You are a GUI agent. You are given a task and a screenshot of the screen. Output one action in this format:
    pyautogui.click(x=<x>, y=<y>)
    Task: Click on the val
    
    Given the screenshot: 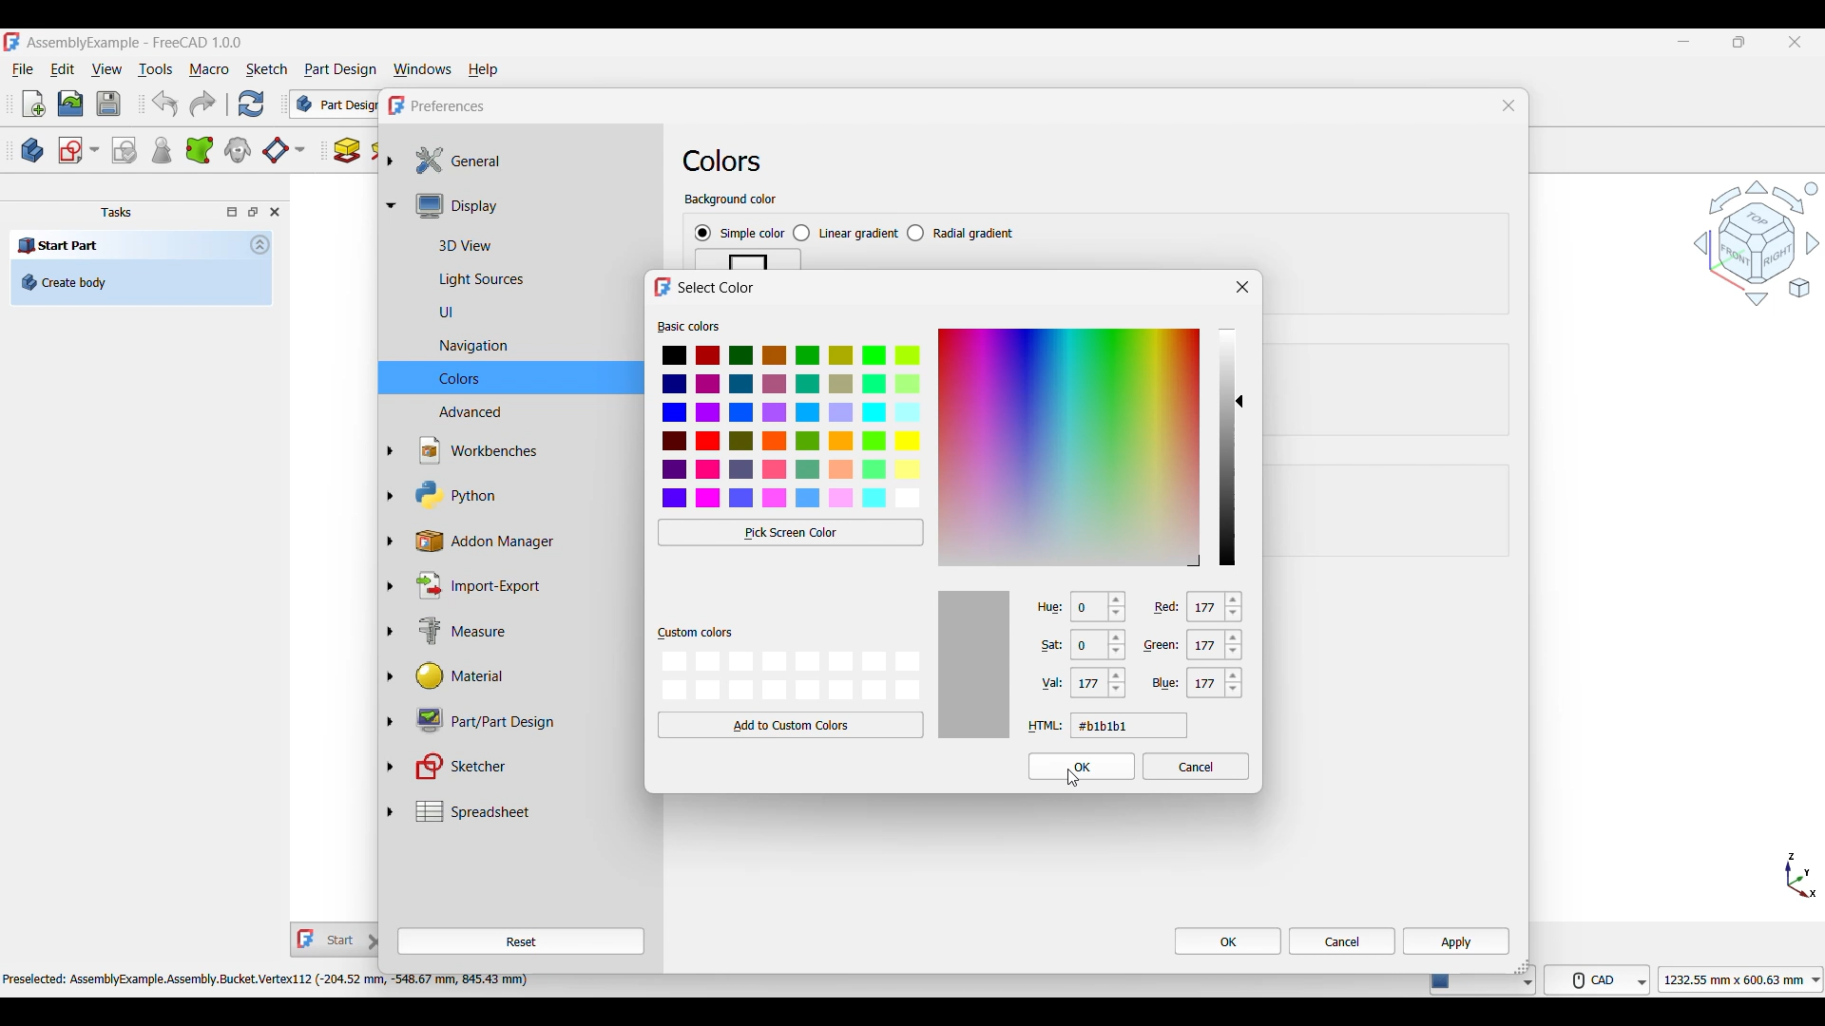 What is the action you would take?
    pyautogui.click(x=1046, y=684)
    